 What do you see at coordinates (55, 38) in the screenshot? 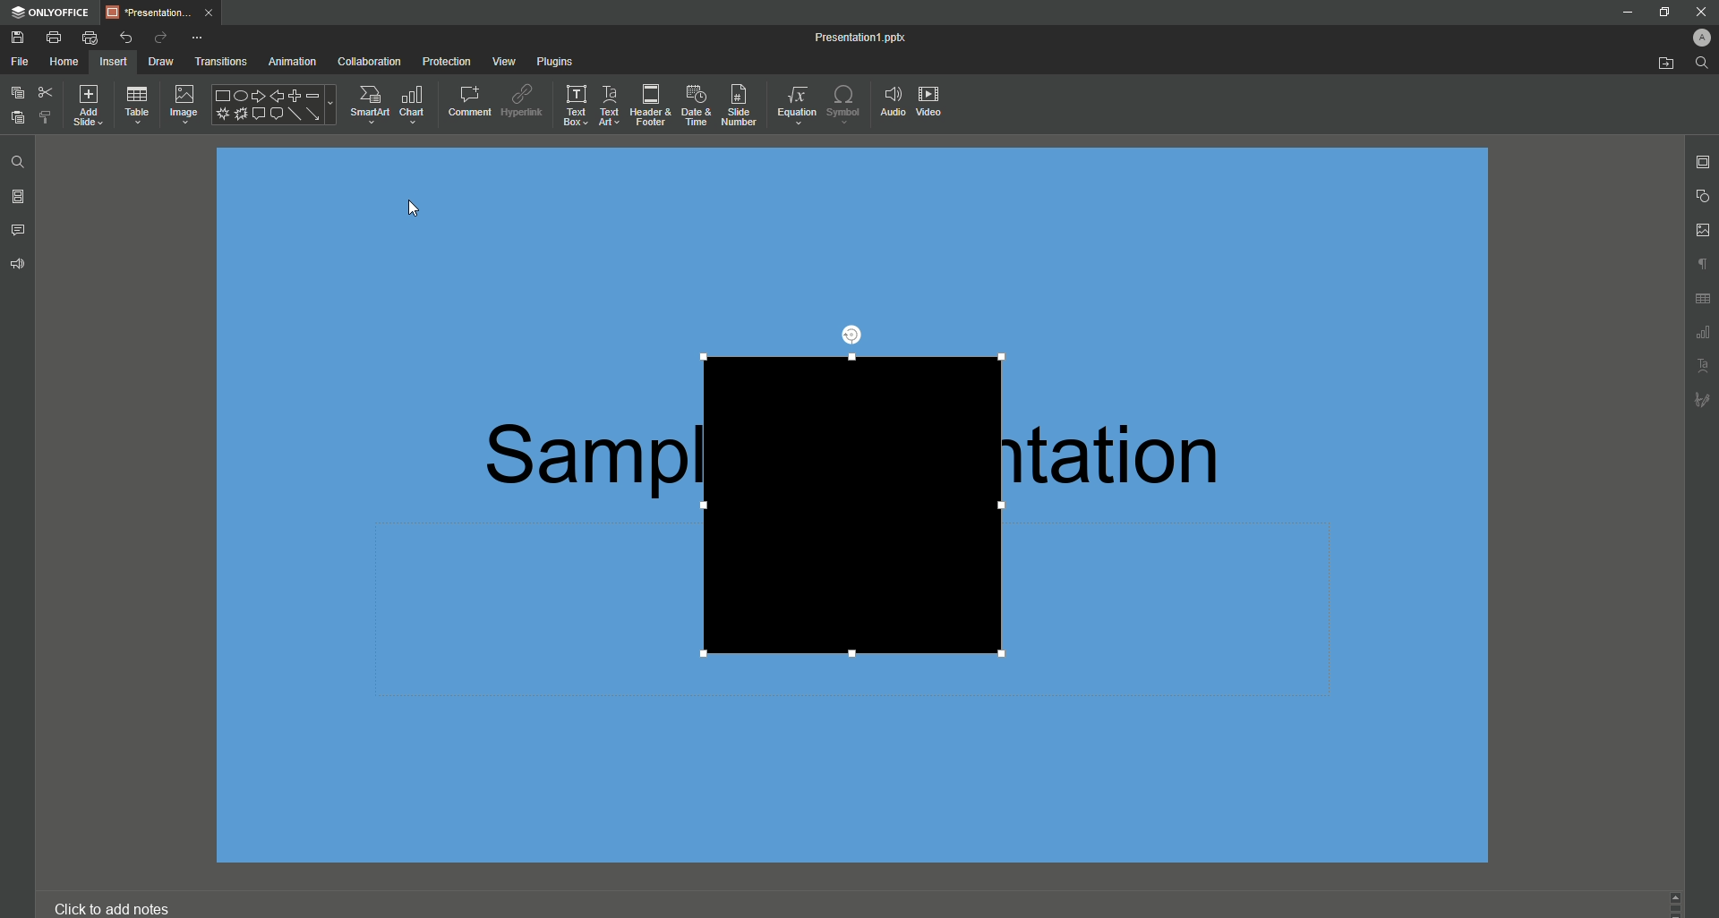
I see `Print` at bounding box center [55, 38].